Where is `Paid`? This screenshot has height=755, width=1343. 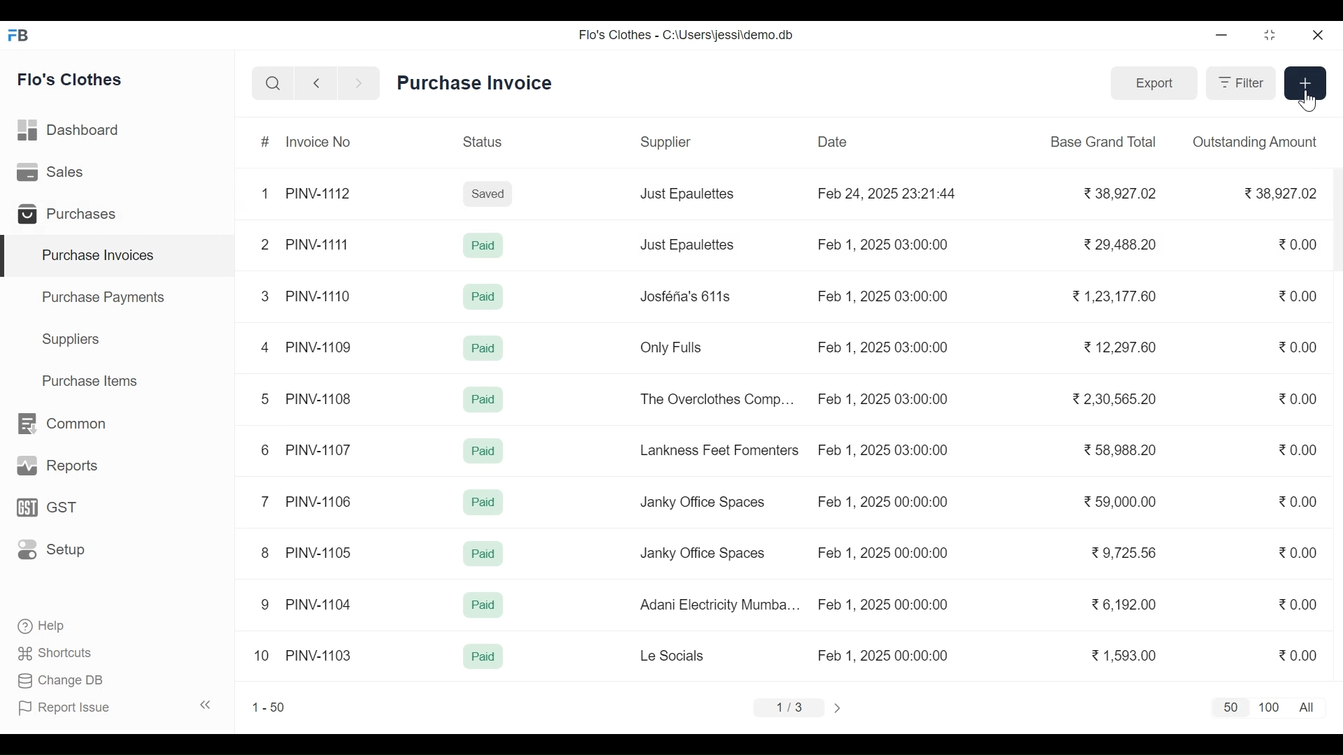 Paid is located at coordinates (485, 452).